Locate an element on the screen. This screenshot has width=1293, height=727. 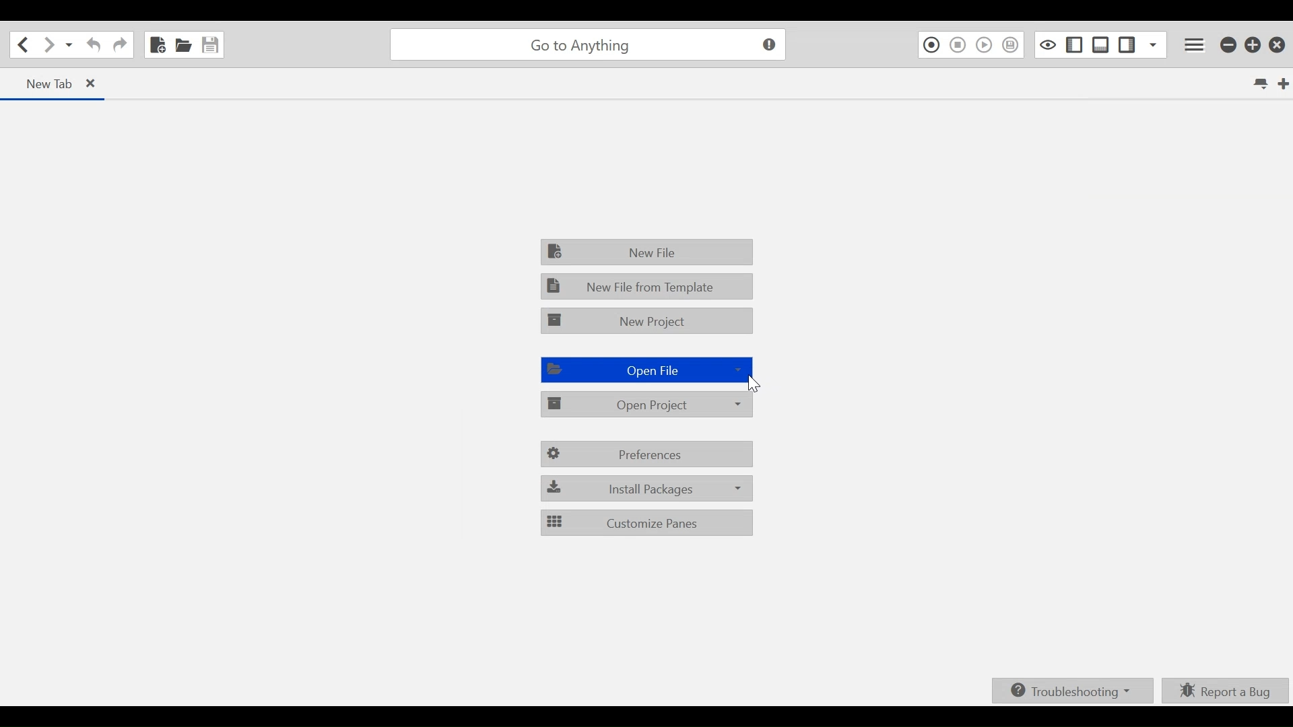
Redo is located at coordinates (120, 44).